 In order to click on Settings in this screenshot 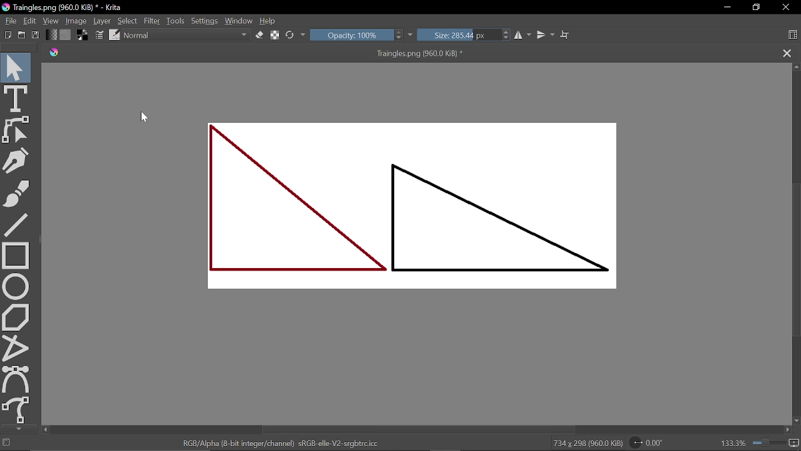, I will do `click(205, 21)`.